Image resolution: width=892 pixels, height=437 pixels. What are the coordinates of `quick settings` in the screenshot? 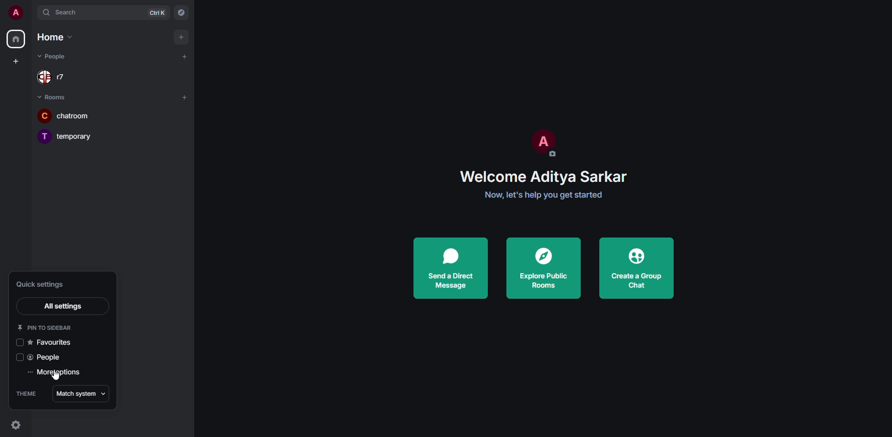 It's located at (15, 425).